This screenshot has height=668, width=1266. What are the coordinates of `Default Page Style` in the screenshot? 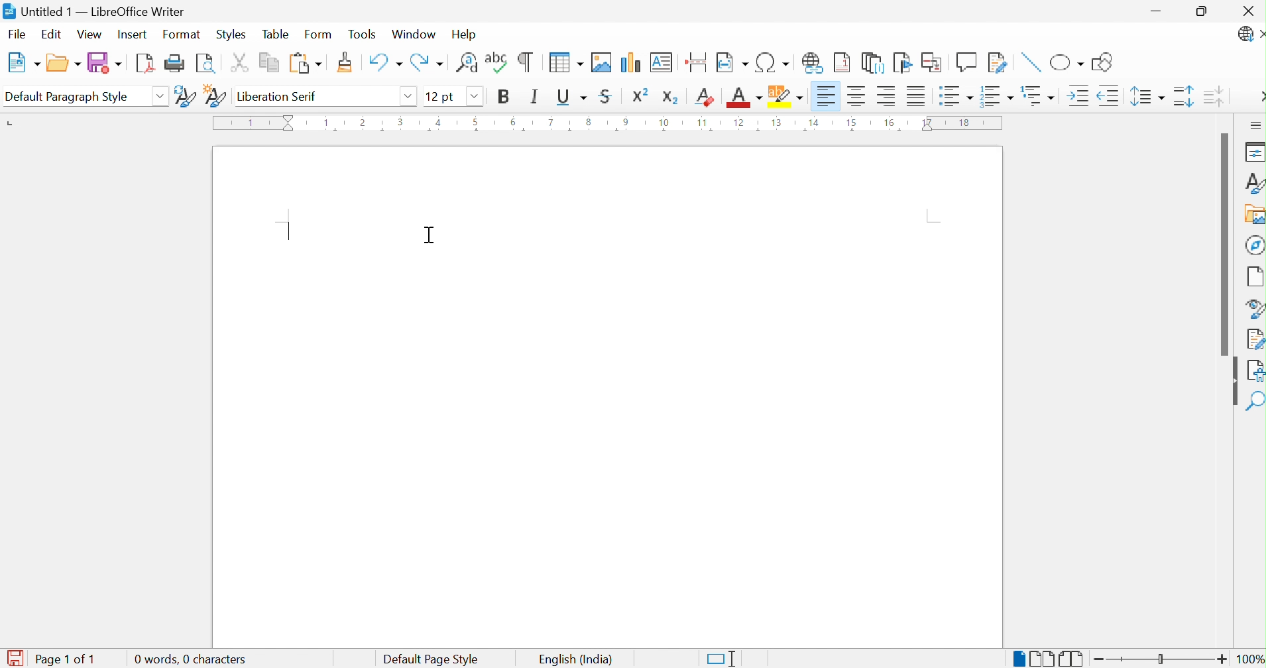 It's located at (432, 658).